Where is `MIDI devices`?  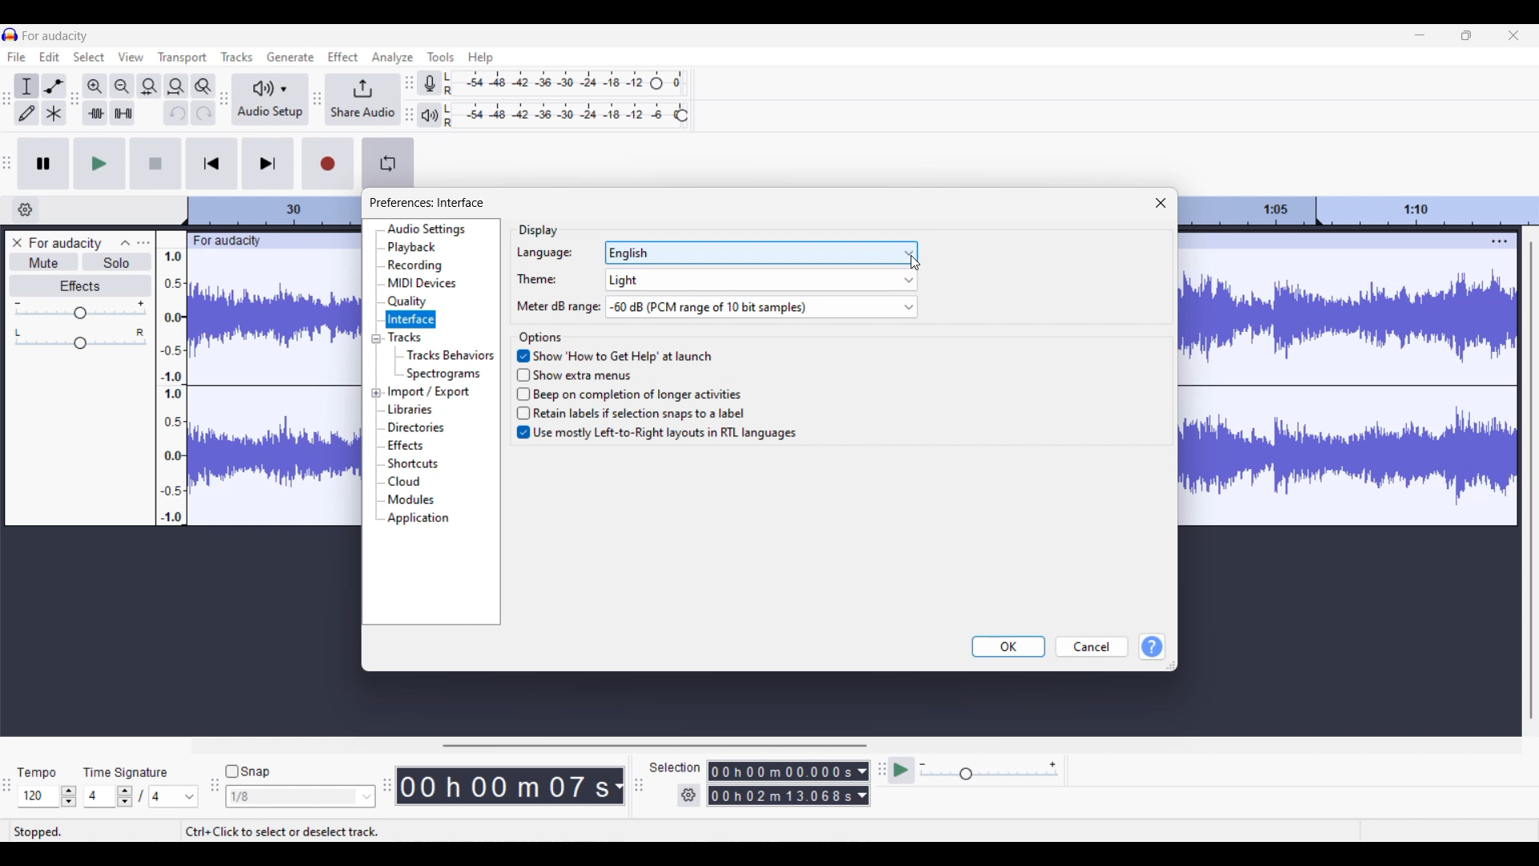
MIDI devices is located at coordinates (422, 283).